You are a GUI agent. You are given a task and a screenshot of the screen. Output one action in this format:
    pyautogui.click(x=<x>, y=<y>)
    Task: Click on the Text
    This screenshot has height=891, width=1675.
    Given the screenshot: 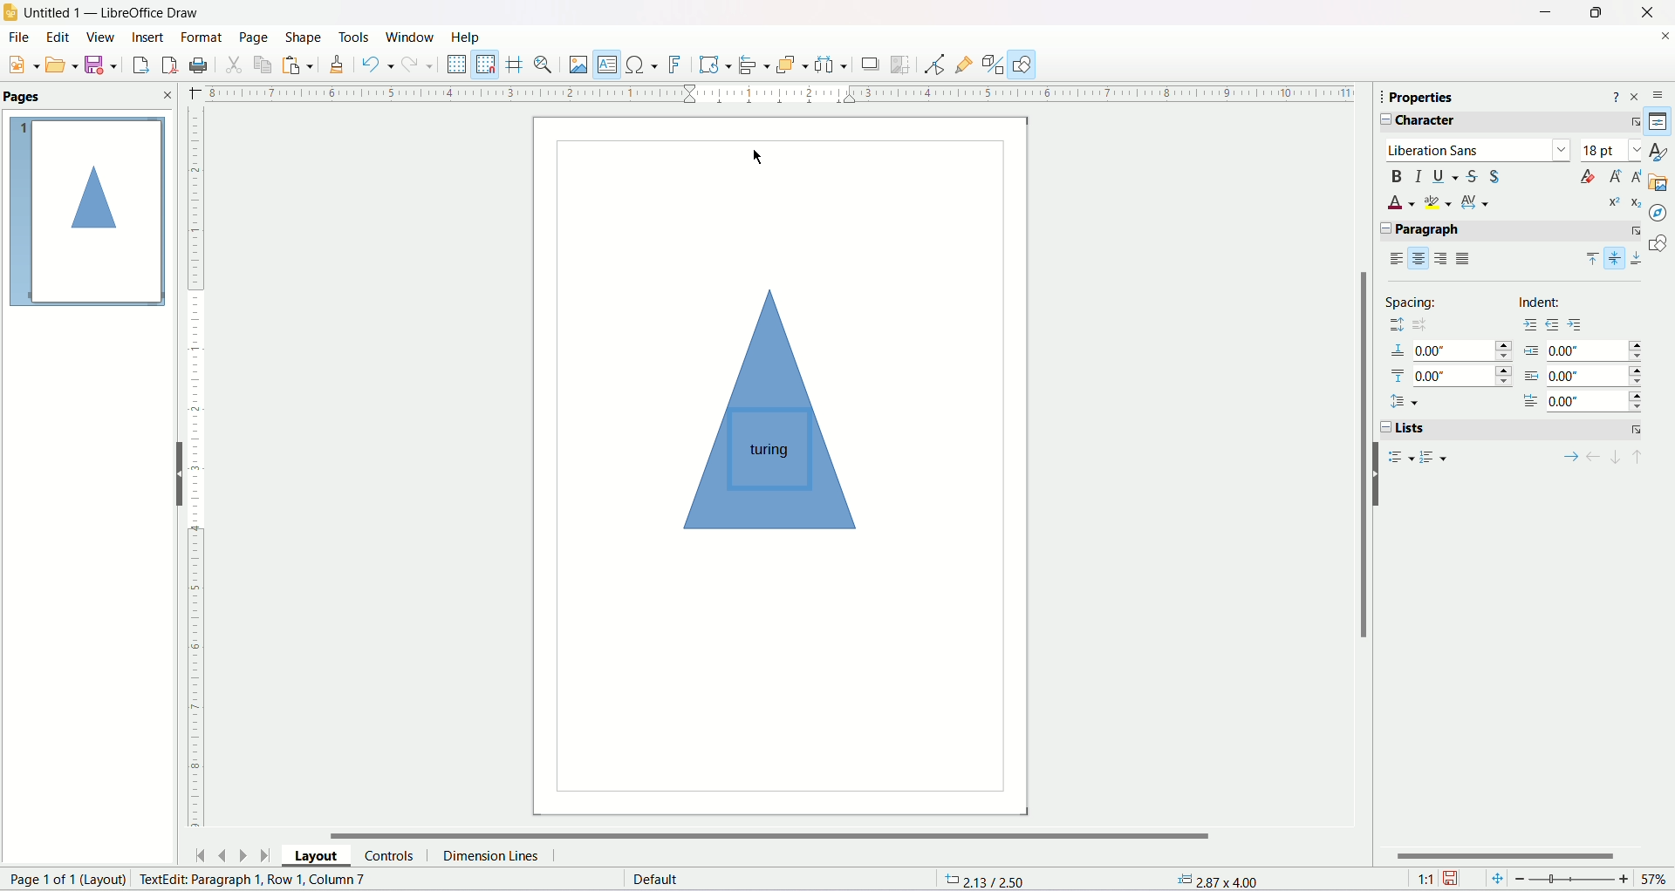 What is the action you would take?
    pyautogui.click(x=672, y=880)
    